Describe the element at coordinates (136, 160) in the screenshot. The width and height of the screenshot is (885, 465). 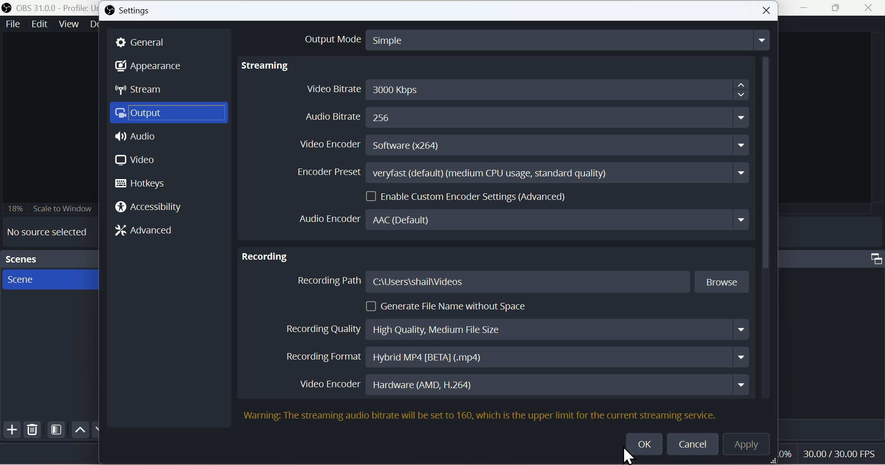
I see `Video` at that location.